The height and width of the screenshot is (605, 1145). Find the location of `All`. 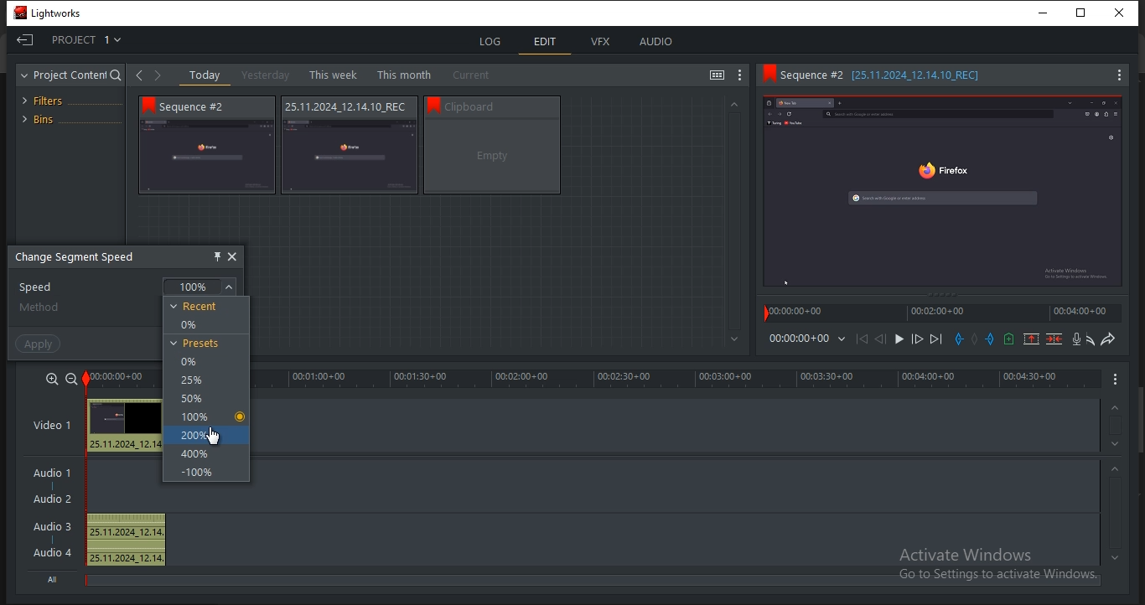

All is located at coordinates (54, 579).